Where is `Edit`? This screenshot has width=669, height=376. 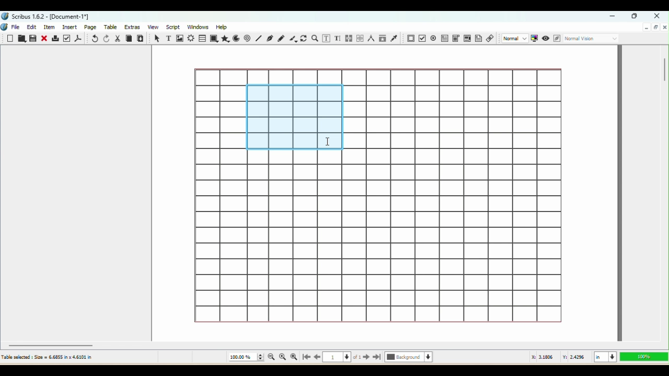
Edit is located at coordinates (31, 27).